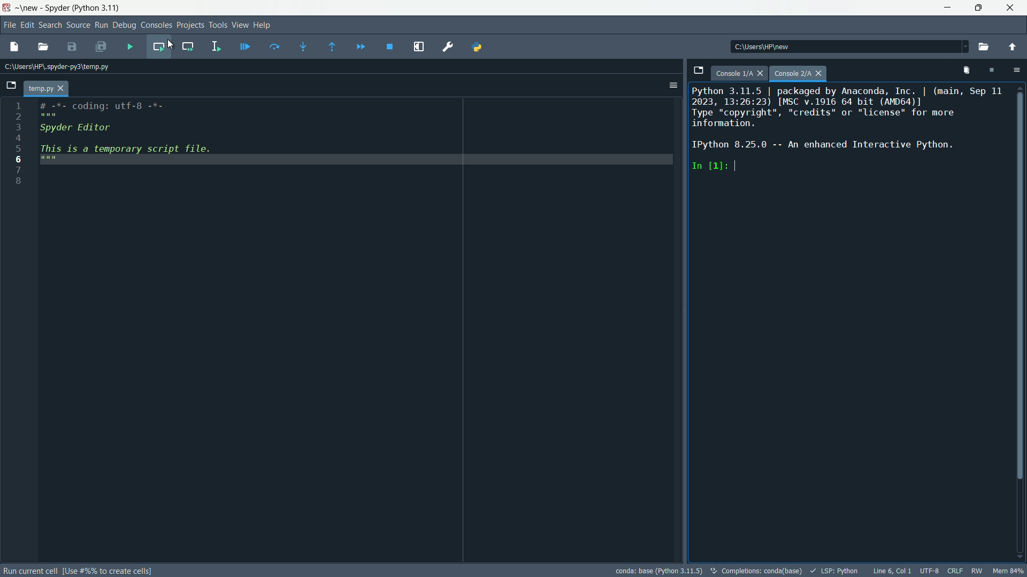 The width and height of the screenshot is (1027, 577). What do you see at coordinates (304, 46) in the screenshot?
I see `step into funtion or method` at bounding box center [304, 46].